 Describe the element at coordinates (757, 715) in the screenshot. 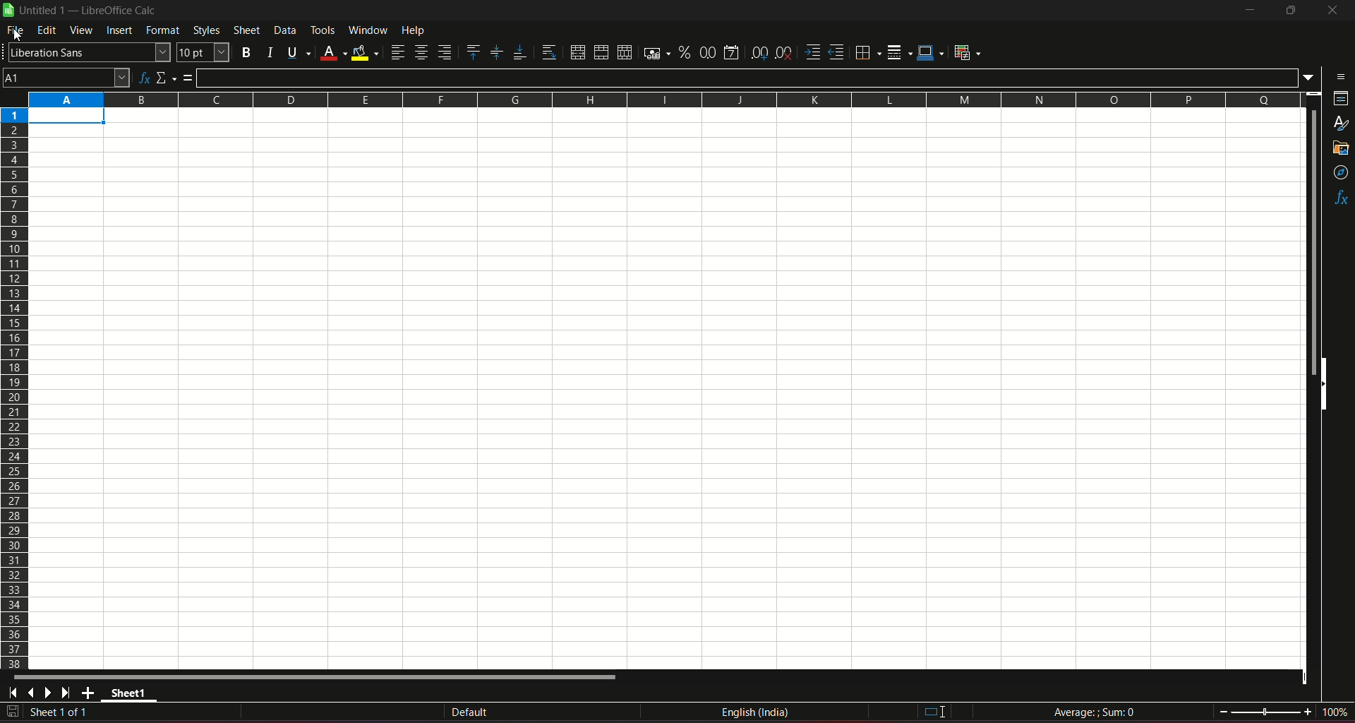

I see `language` at that location.